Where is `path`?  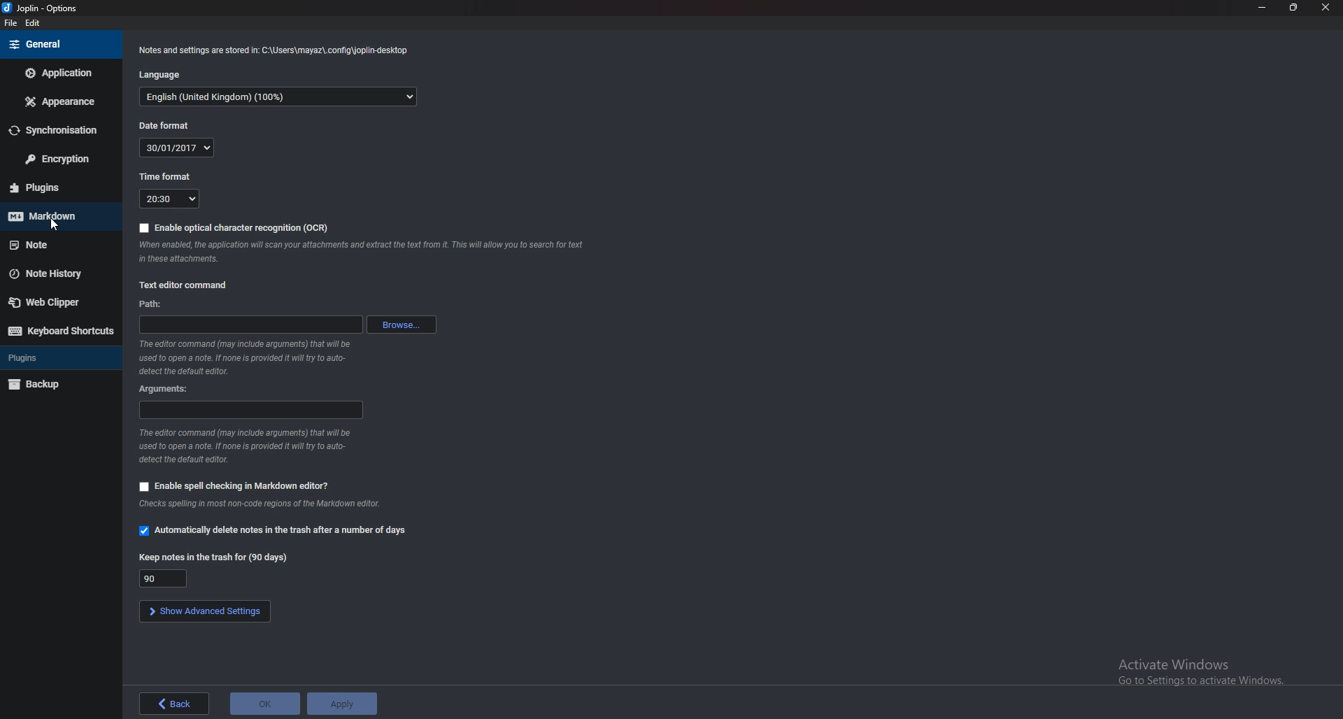
path is located at coordinates (152, 304).